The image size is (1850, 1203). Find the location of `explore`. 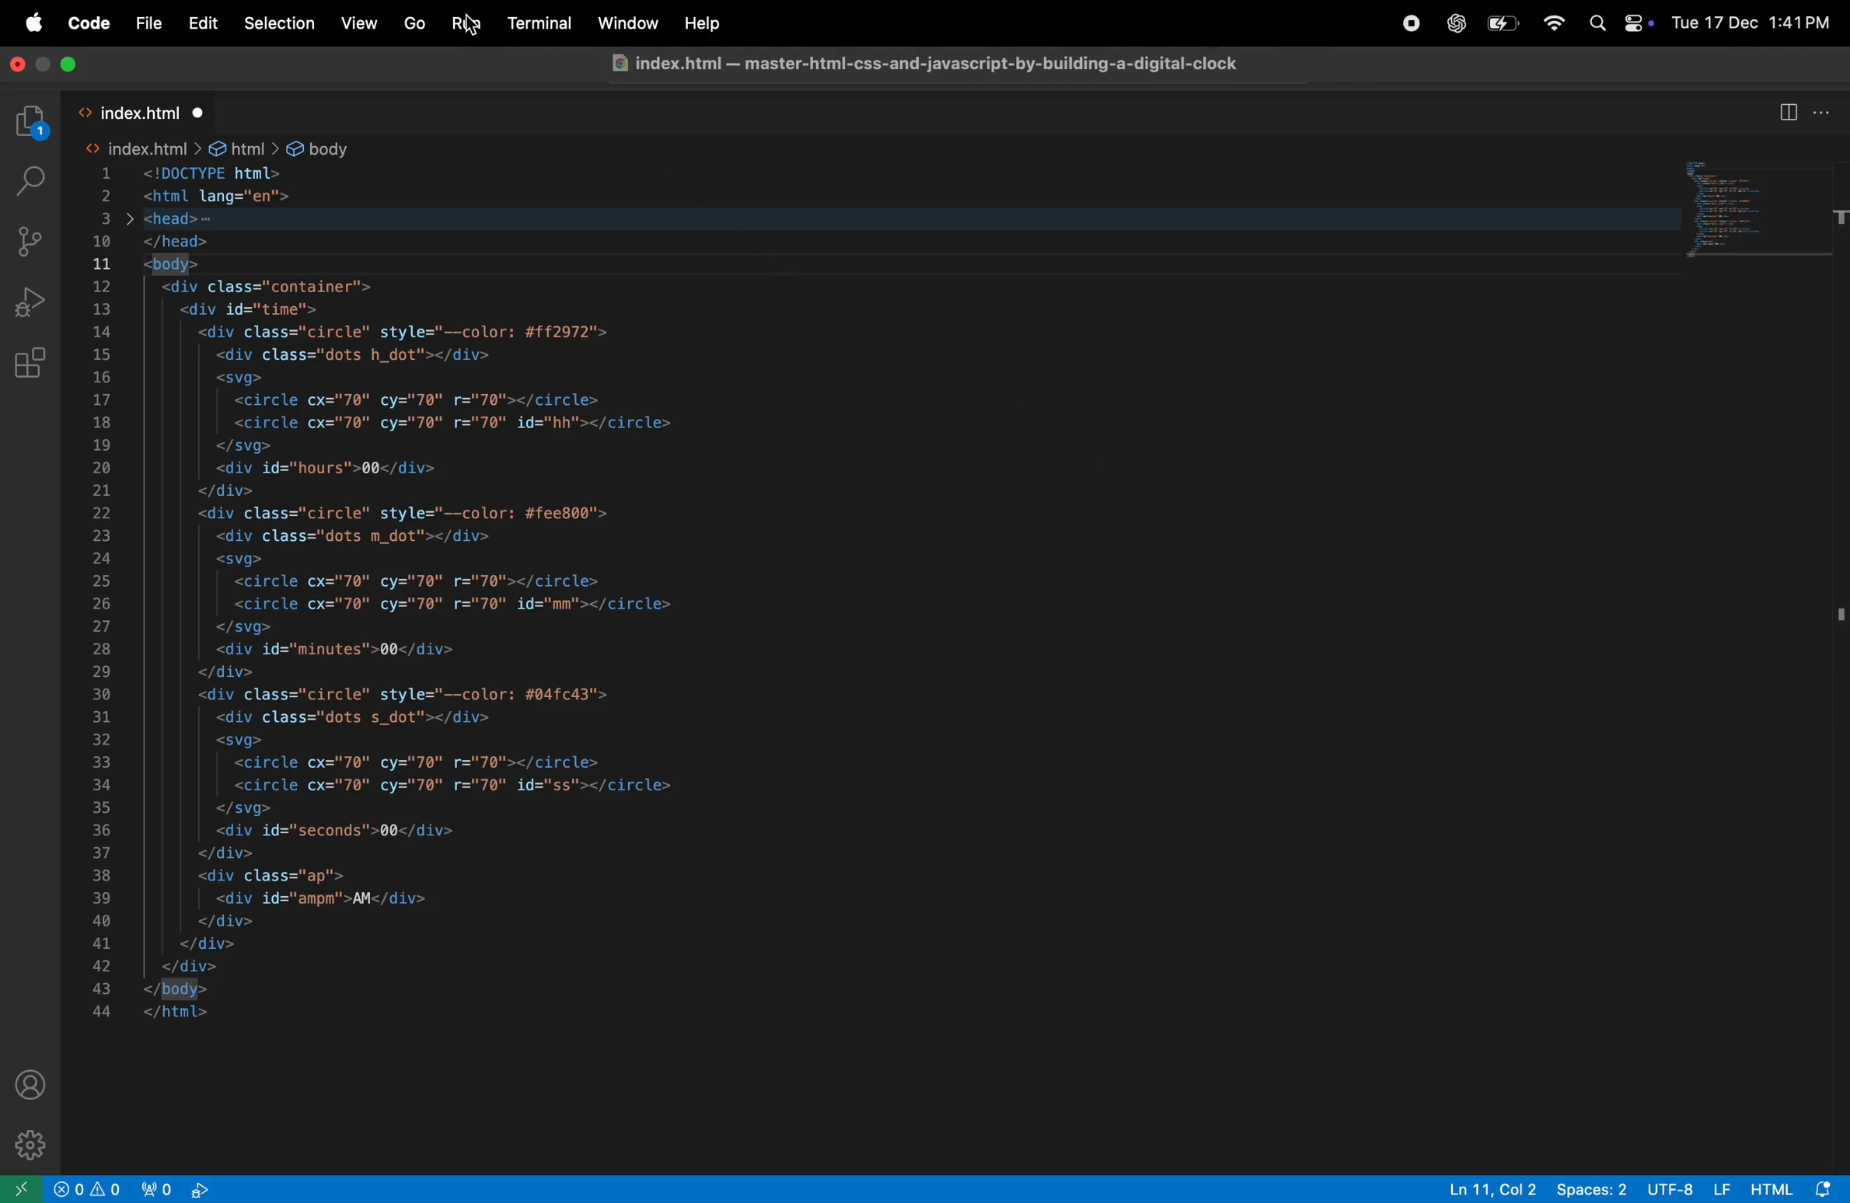

explore is located at coordinates (32, 124).